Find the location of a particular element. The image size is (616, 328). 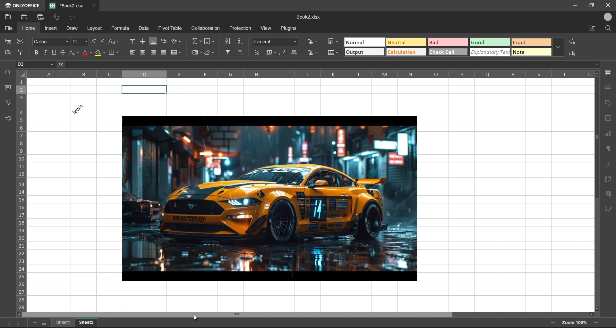

feedback is located at coordinates (7, 119).